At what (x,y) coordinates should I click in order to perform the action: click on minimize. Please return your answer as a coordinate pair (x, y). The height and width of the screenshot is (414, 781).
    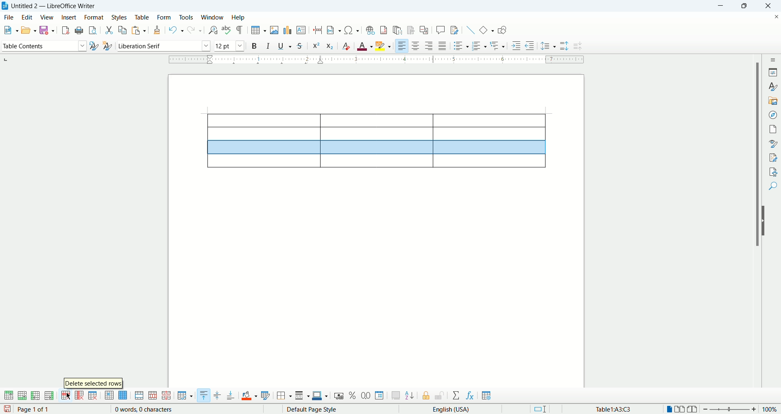
    Looking at the image, I should click on (719, 7).